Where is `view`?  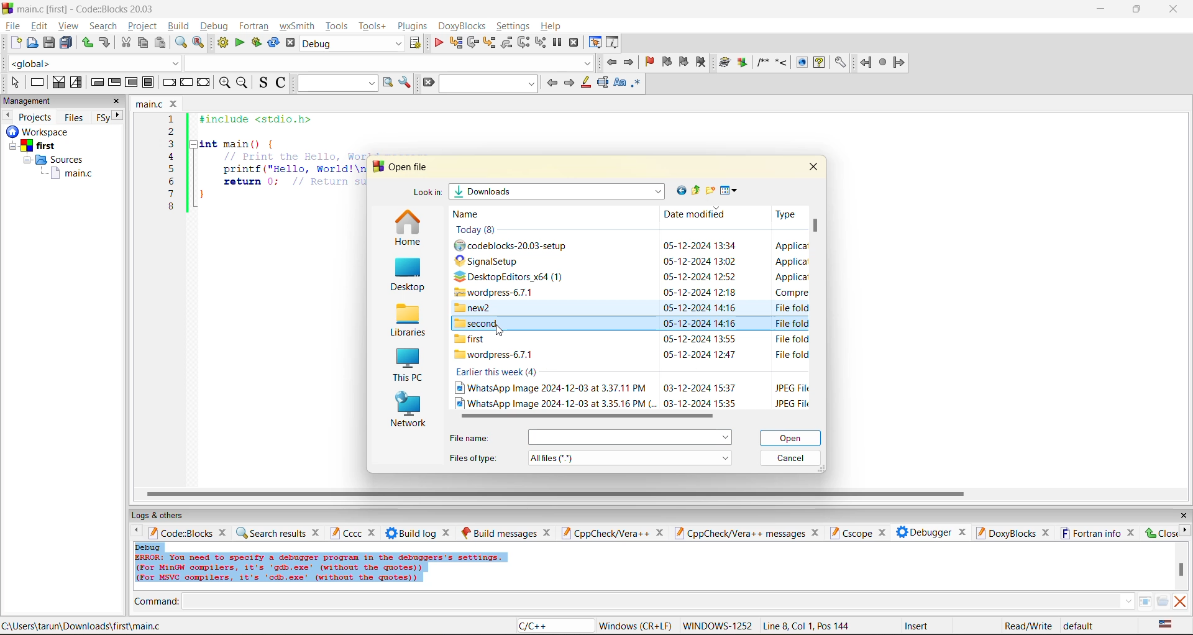 view is located at coordinates (70, 25).